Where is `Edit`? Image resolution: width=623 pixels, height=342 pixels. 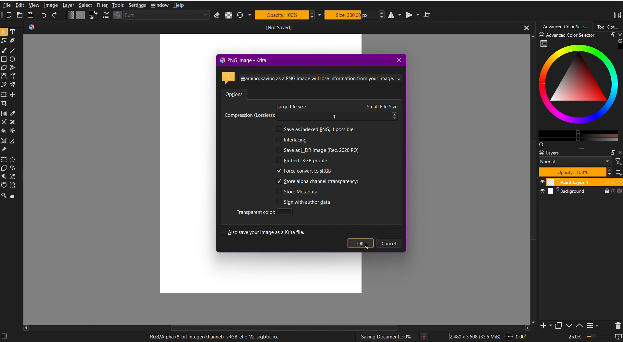 Edit is located at coordinates (20, 6).